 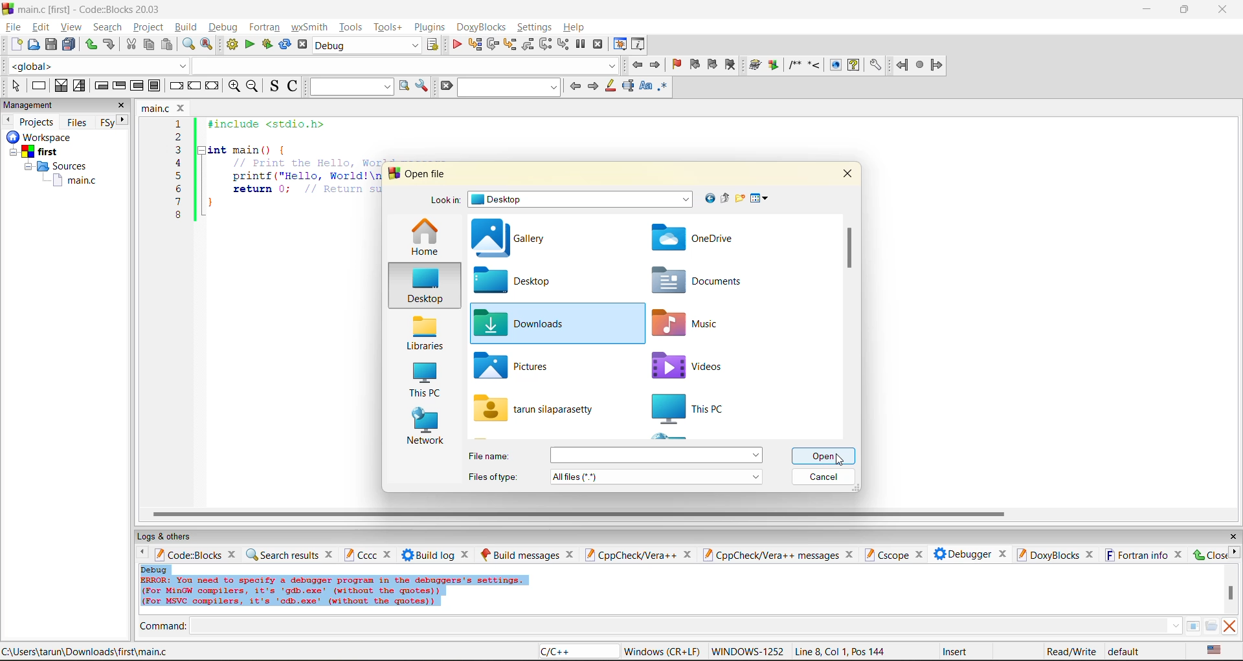 What do you see at coordinates (157, 108) in the screenshot?
I see `file name` at bounding box center [157, 108].